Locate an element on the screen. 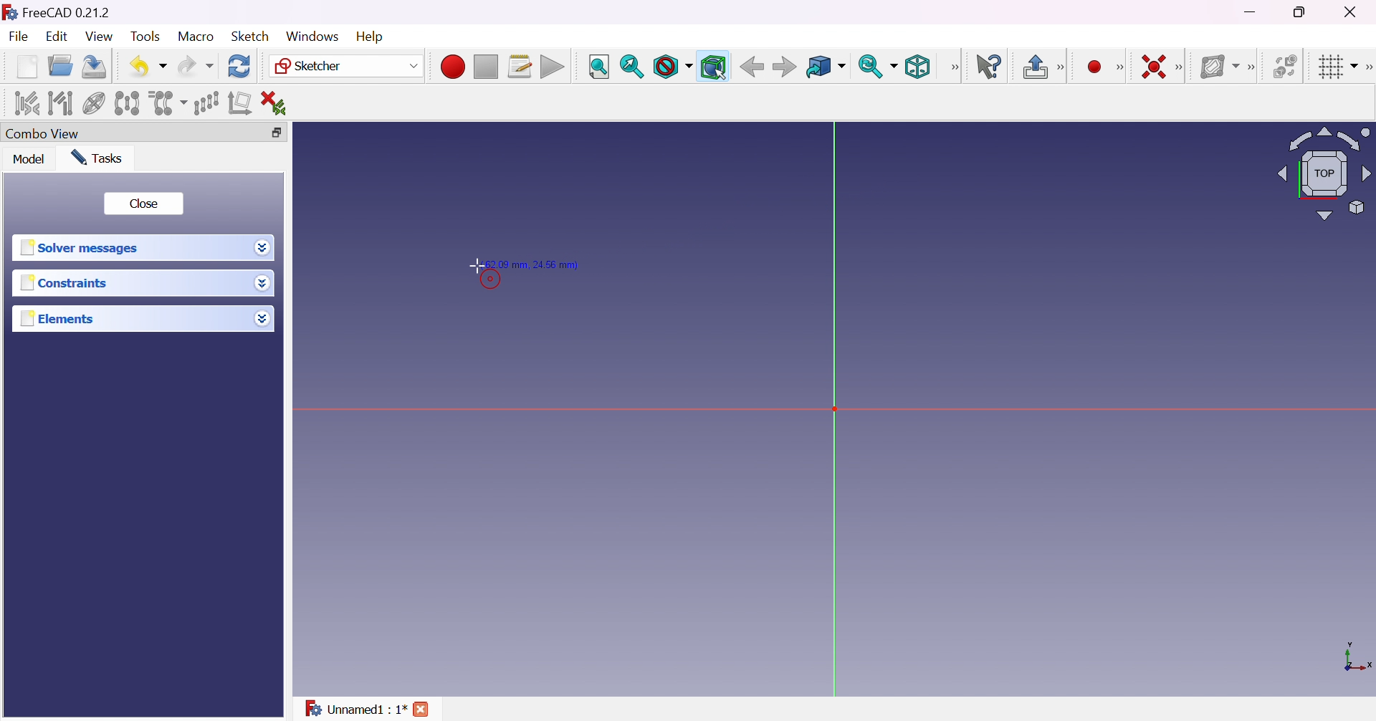  Show/hide internal geometry is located at coordinates (95, 105).